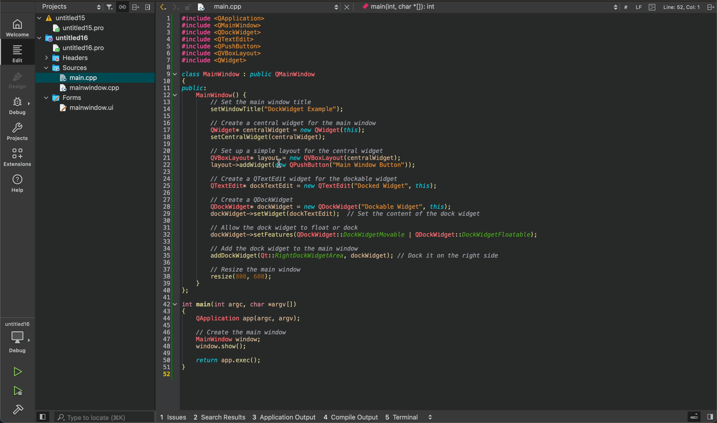 Image resolution: width=717 pixels, height=423 pixels. I want to click on projects, so click(17, 130).